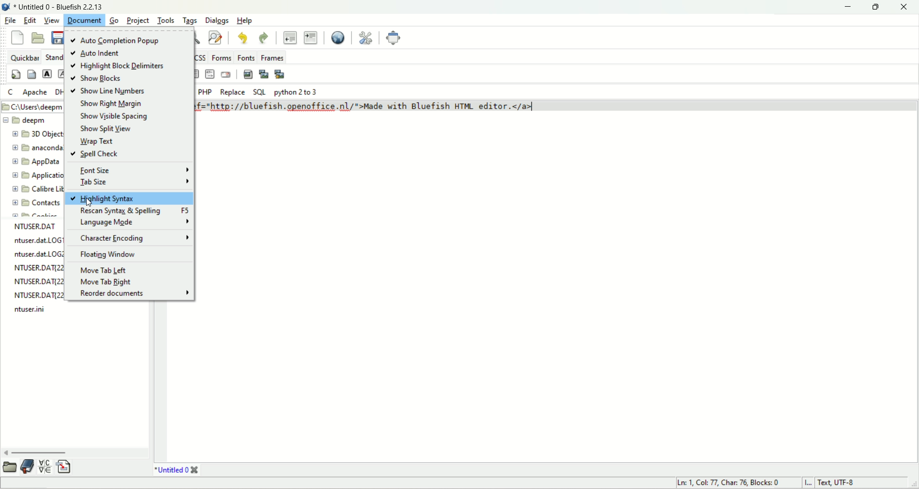  I want to click on MULTI-THUMBNAIL, so click(279, 74).